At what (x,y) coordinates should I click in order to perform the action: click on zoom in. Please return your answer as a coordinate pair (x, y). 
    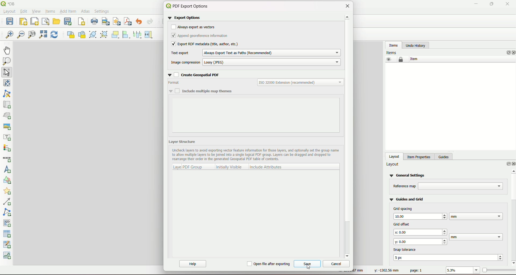
    Looking at the image, I should click on (9, 35).